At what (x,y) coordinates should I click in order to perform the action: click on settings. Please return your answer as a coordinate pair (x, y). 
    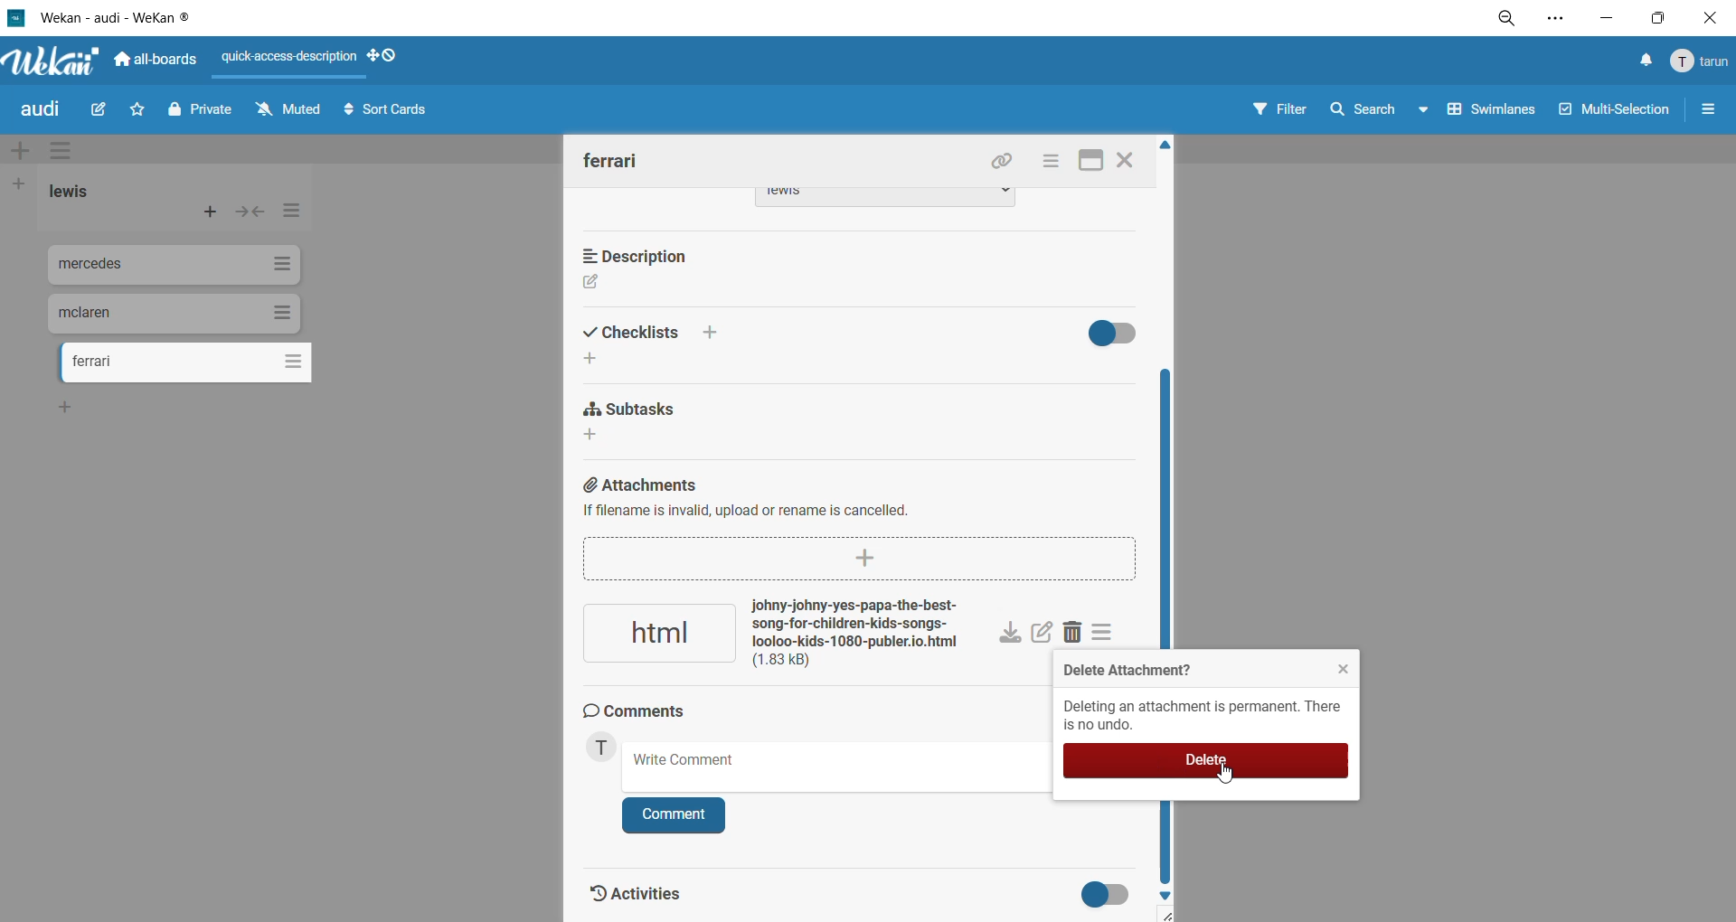
    Looking at the image, I should click on (1565, 18).